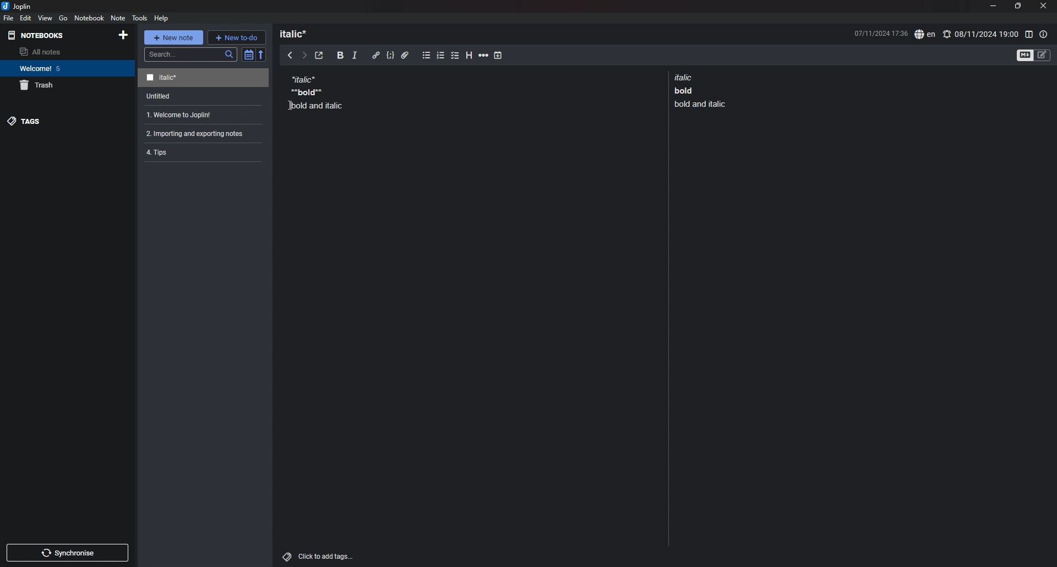 The width and height of the screenshot is (1057, 567). I want to click on hyperlink, so click(376, 55).